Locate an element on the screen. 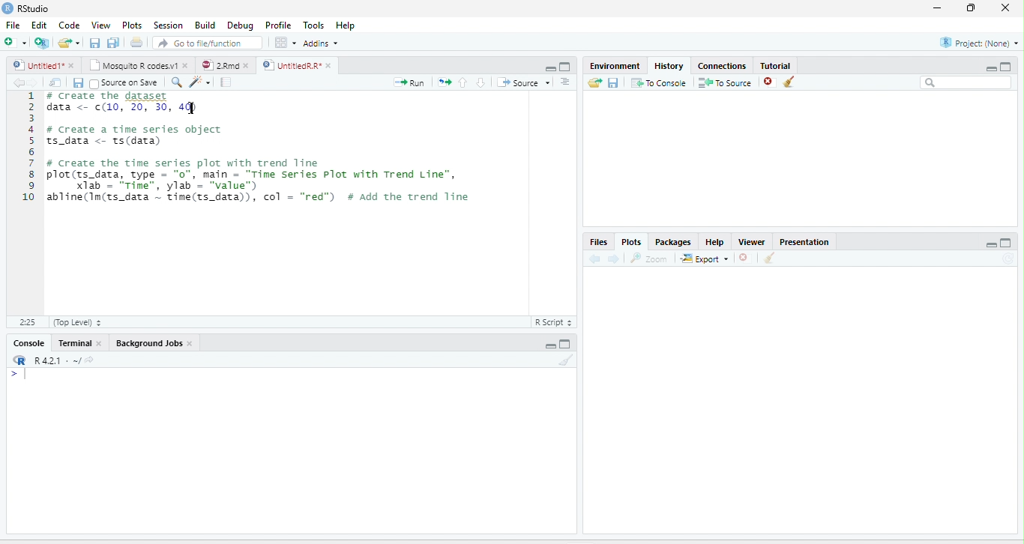 The height and width of the screenshot is (544, 1024). Show document outline is located at coordinates (565, 82).